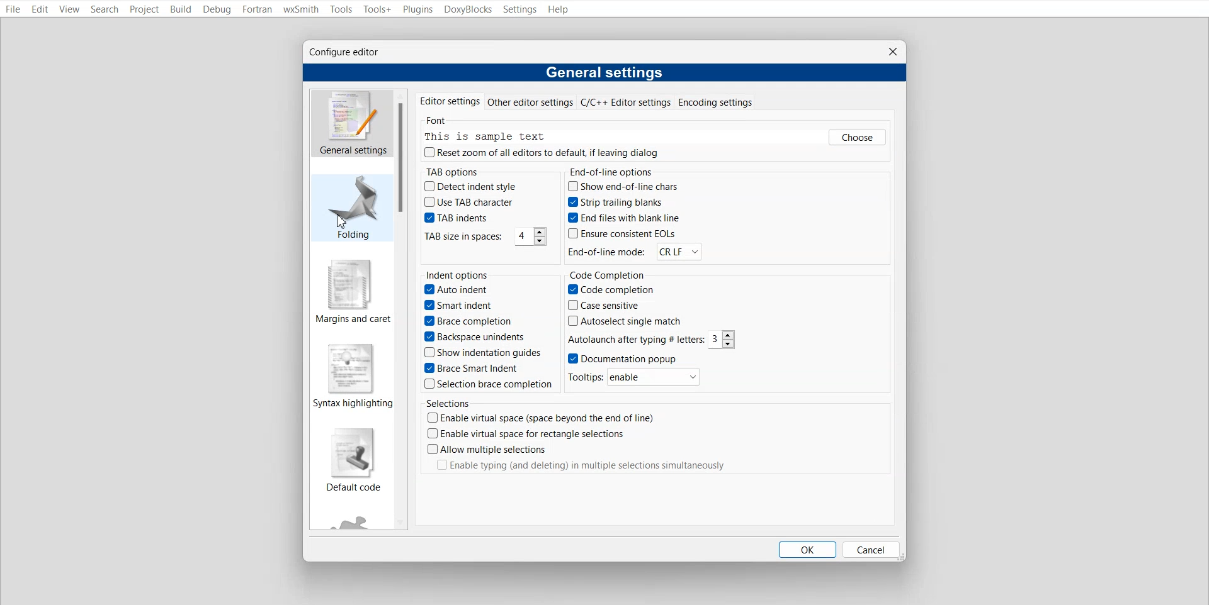 The width and height of the screenshot is (1209, 605). What do you see at coordinates (300, 9) in the screenshot?
I see `wxSmith` at bounding box center [300, 9].